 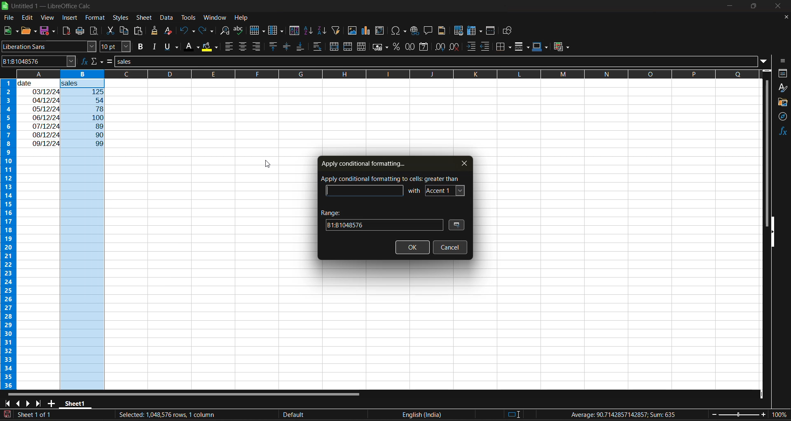 I want to click on name box, so click(x=37, y=61).